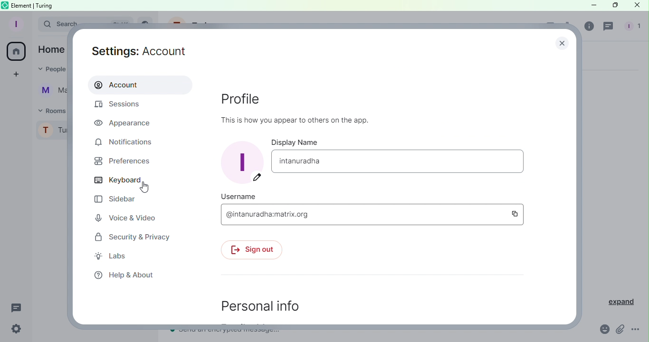 The height and width of the screenshot is (342, 649). What do you see at coordinates (141, 84) in the screenshot?
I see `Account` at bounding box center [141, 84].